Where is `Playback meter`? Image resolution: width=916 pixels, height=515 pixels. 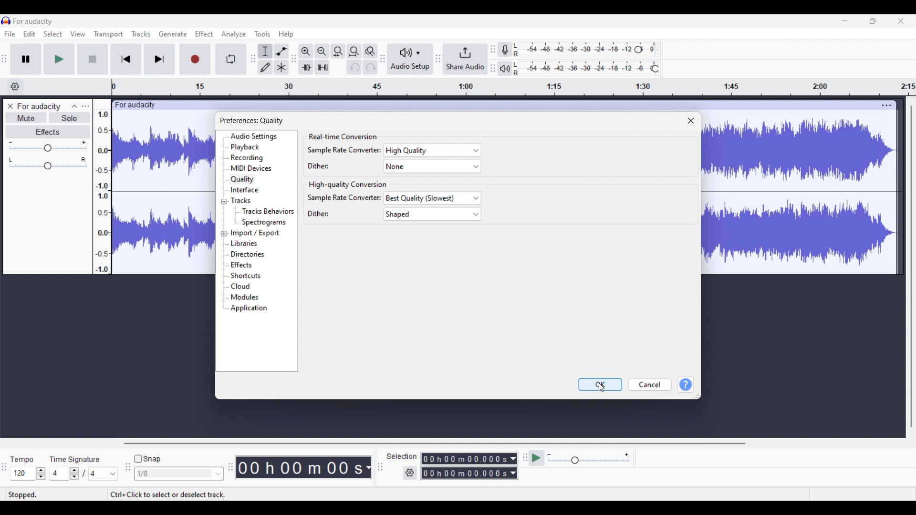 Playback meter is located at coordinates (505, 68).